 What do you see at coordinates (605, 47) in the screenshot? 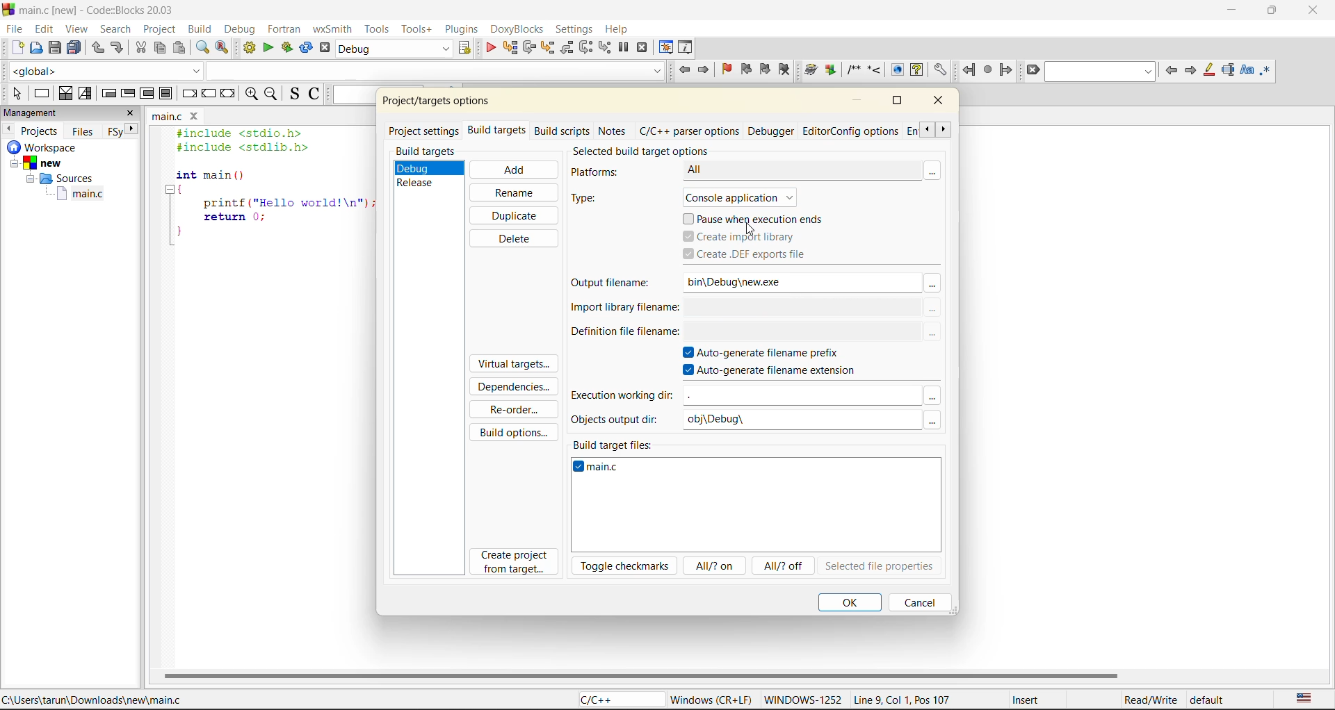
I see `step into instruction` at bounding box center [605, 47].